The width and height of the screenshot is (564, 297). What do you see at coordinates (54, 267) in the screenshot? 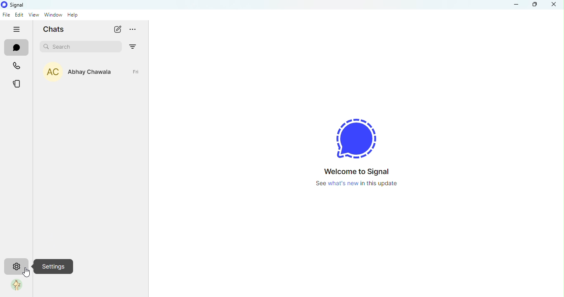
I see `settings` at bounding box center [54, 267].